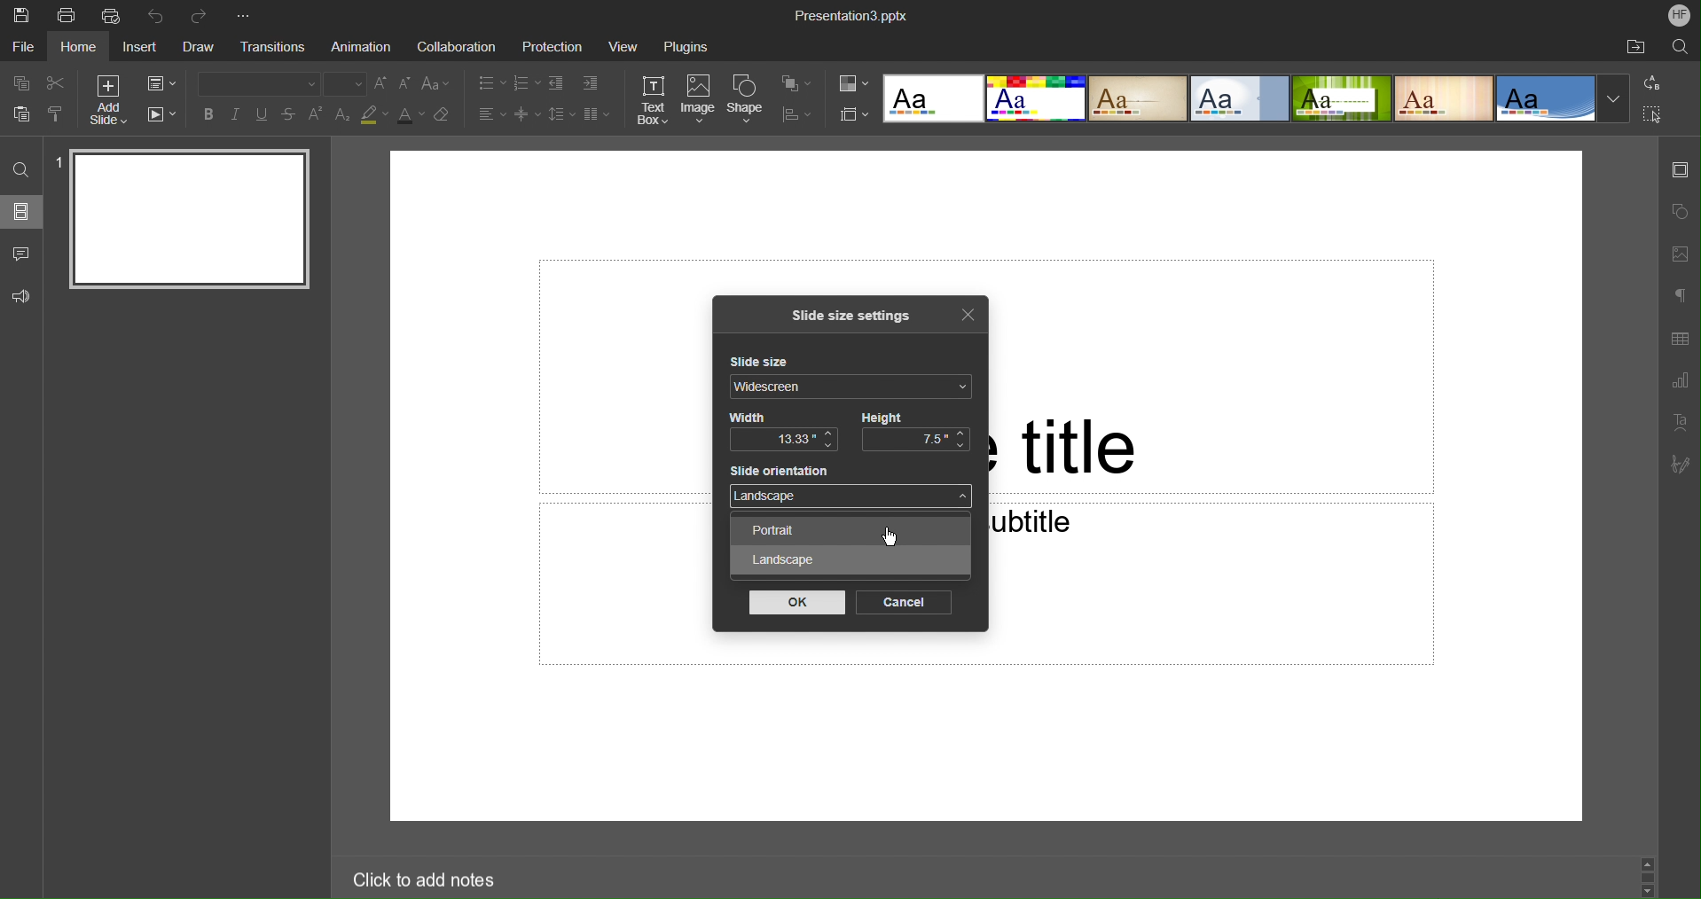  Describe the element at coordinates (58, 116) in the screenshot. I see `Copy Style` at that location.